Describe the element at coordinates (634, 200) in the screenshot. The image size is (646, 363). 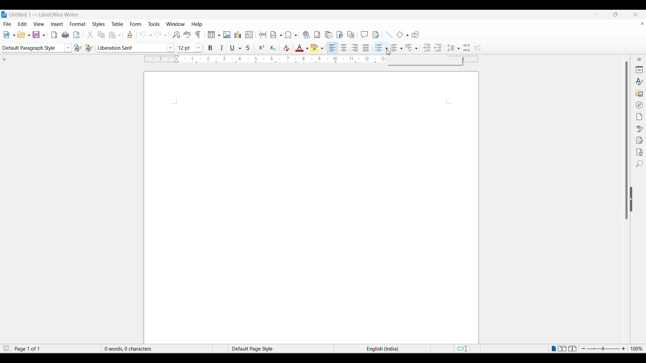
I see `collapse` at that location.